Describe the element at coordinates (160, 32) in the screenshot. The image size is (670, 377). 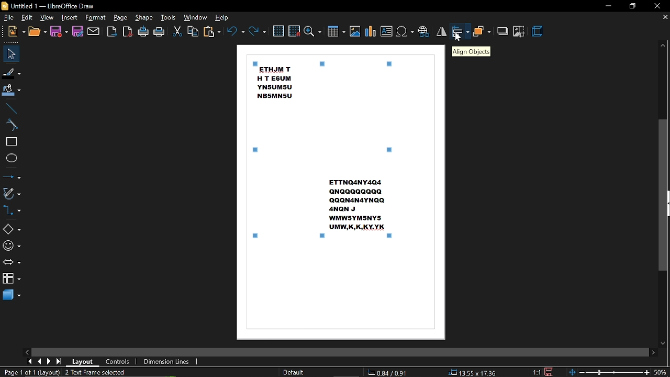
I see `print` at that location.